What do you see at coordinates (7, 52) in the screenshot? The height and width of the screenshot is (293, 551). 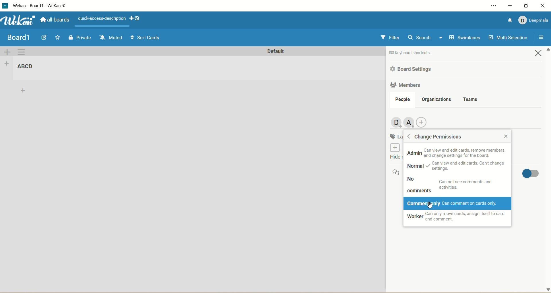 I see `add swimlane` at bounding box center [7, 52].